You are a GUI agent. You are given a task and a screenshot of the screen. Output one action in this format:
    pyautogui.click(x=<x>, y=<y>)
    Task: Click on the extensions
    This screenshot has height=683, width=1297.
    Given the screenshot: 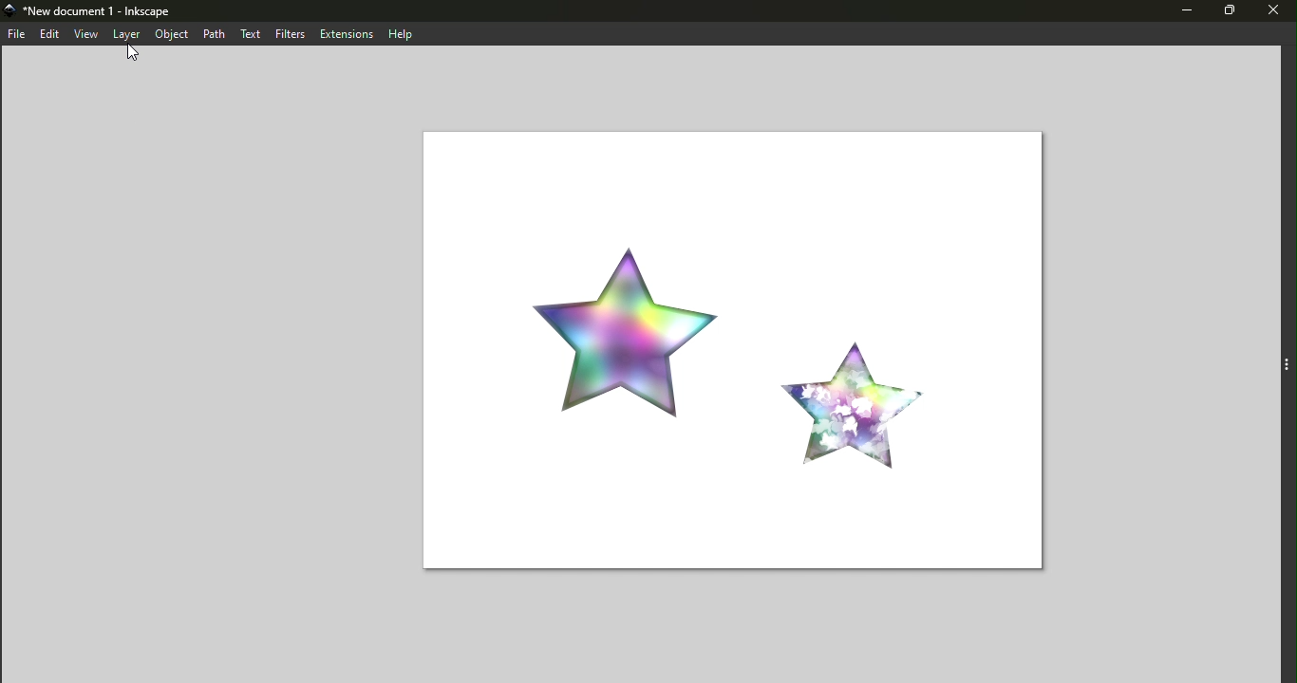 What is the action you would take?
    pyautogui.click(x=345, y=33)
    